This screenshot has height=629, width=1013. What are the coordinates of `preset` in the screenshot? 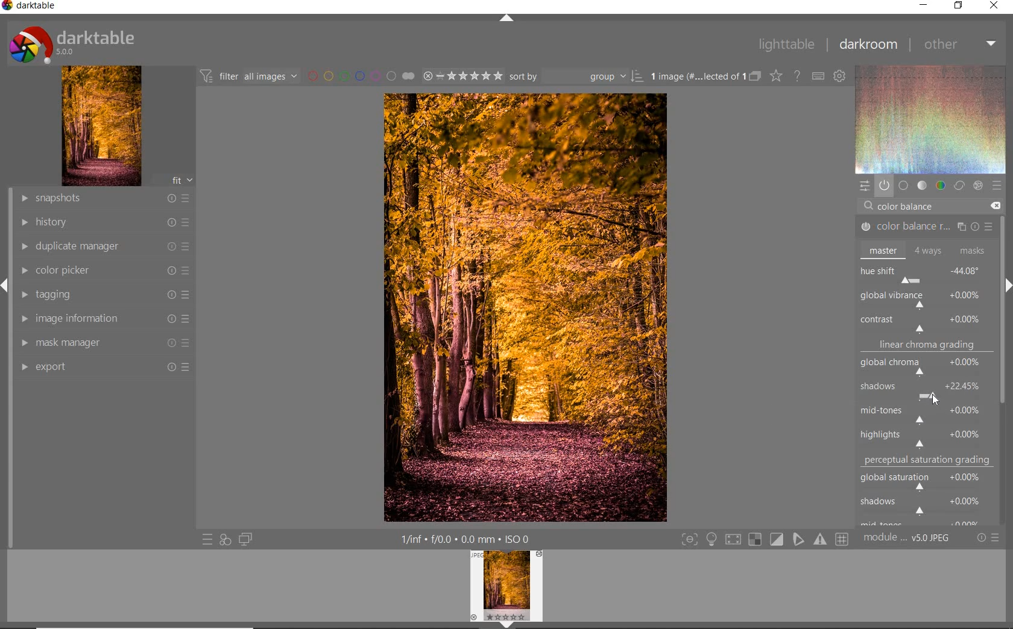 It's located at (996, 185).